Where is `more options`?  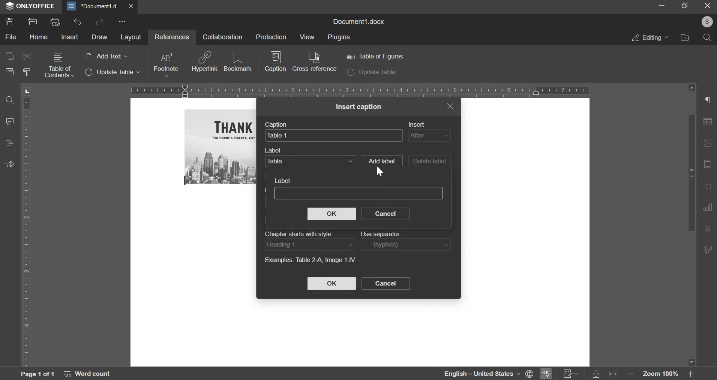
more options is located at coordinates (123, 22).